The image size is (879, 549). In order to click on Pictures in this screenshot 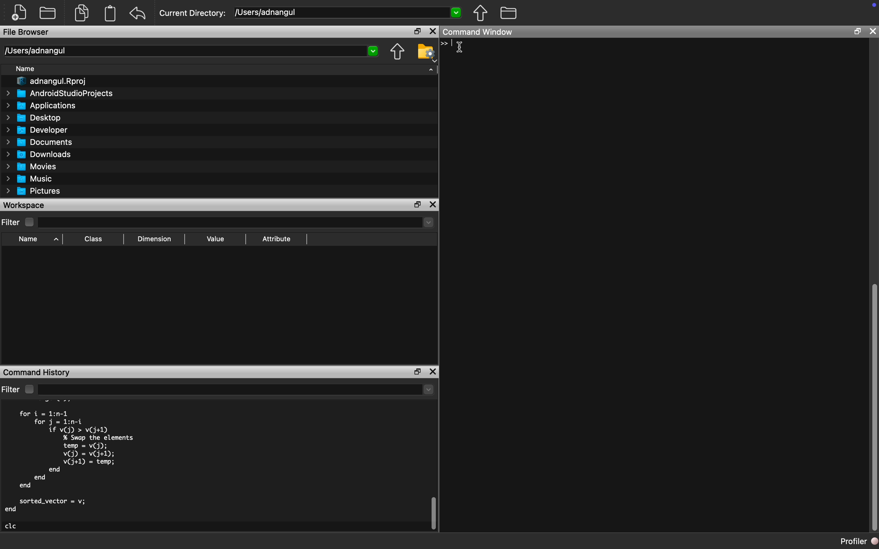, I will do `click(34, 192)`.